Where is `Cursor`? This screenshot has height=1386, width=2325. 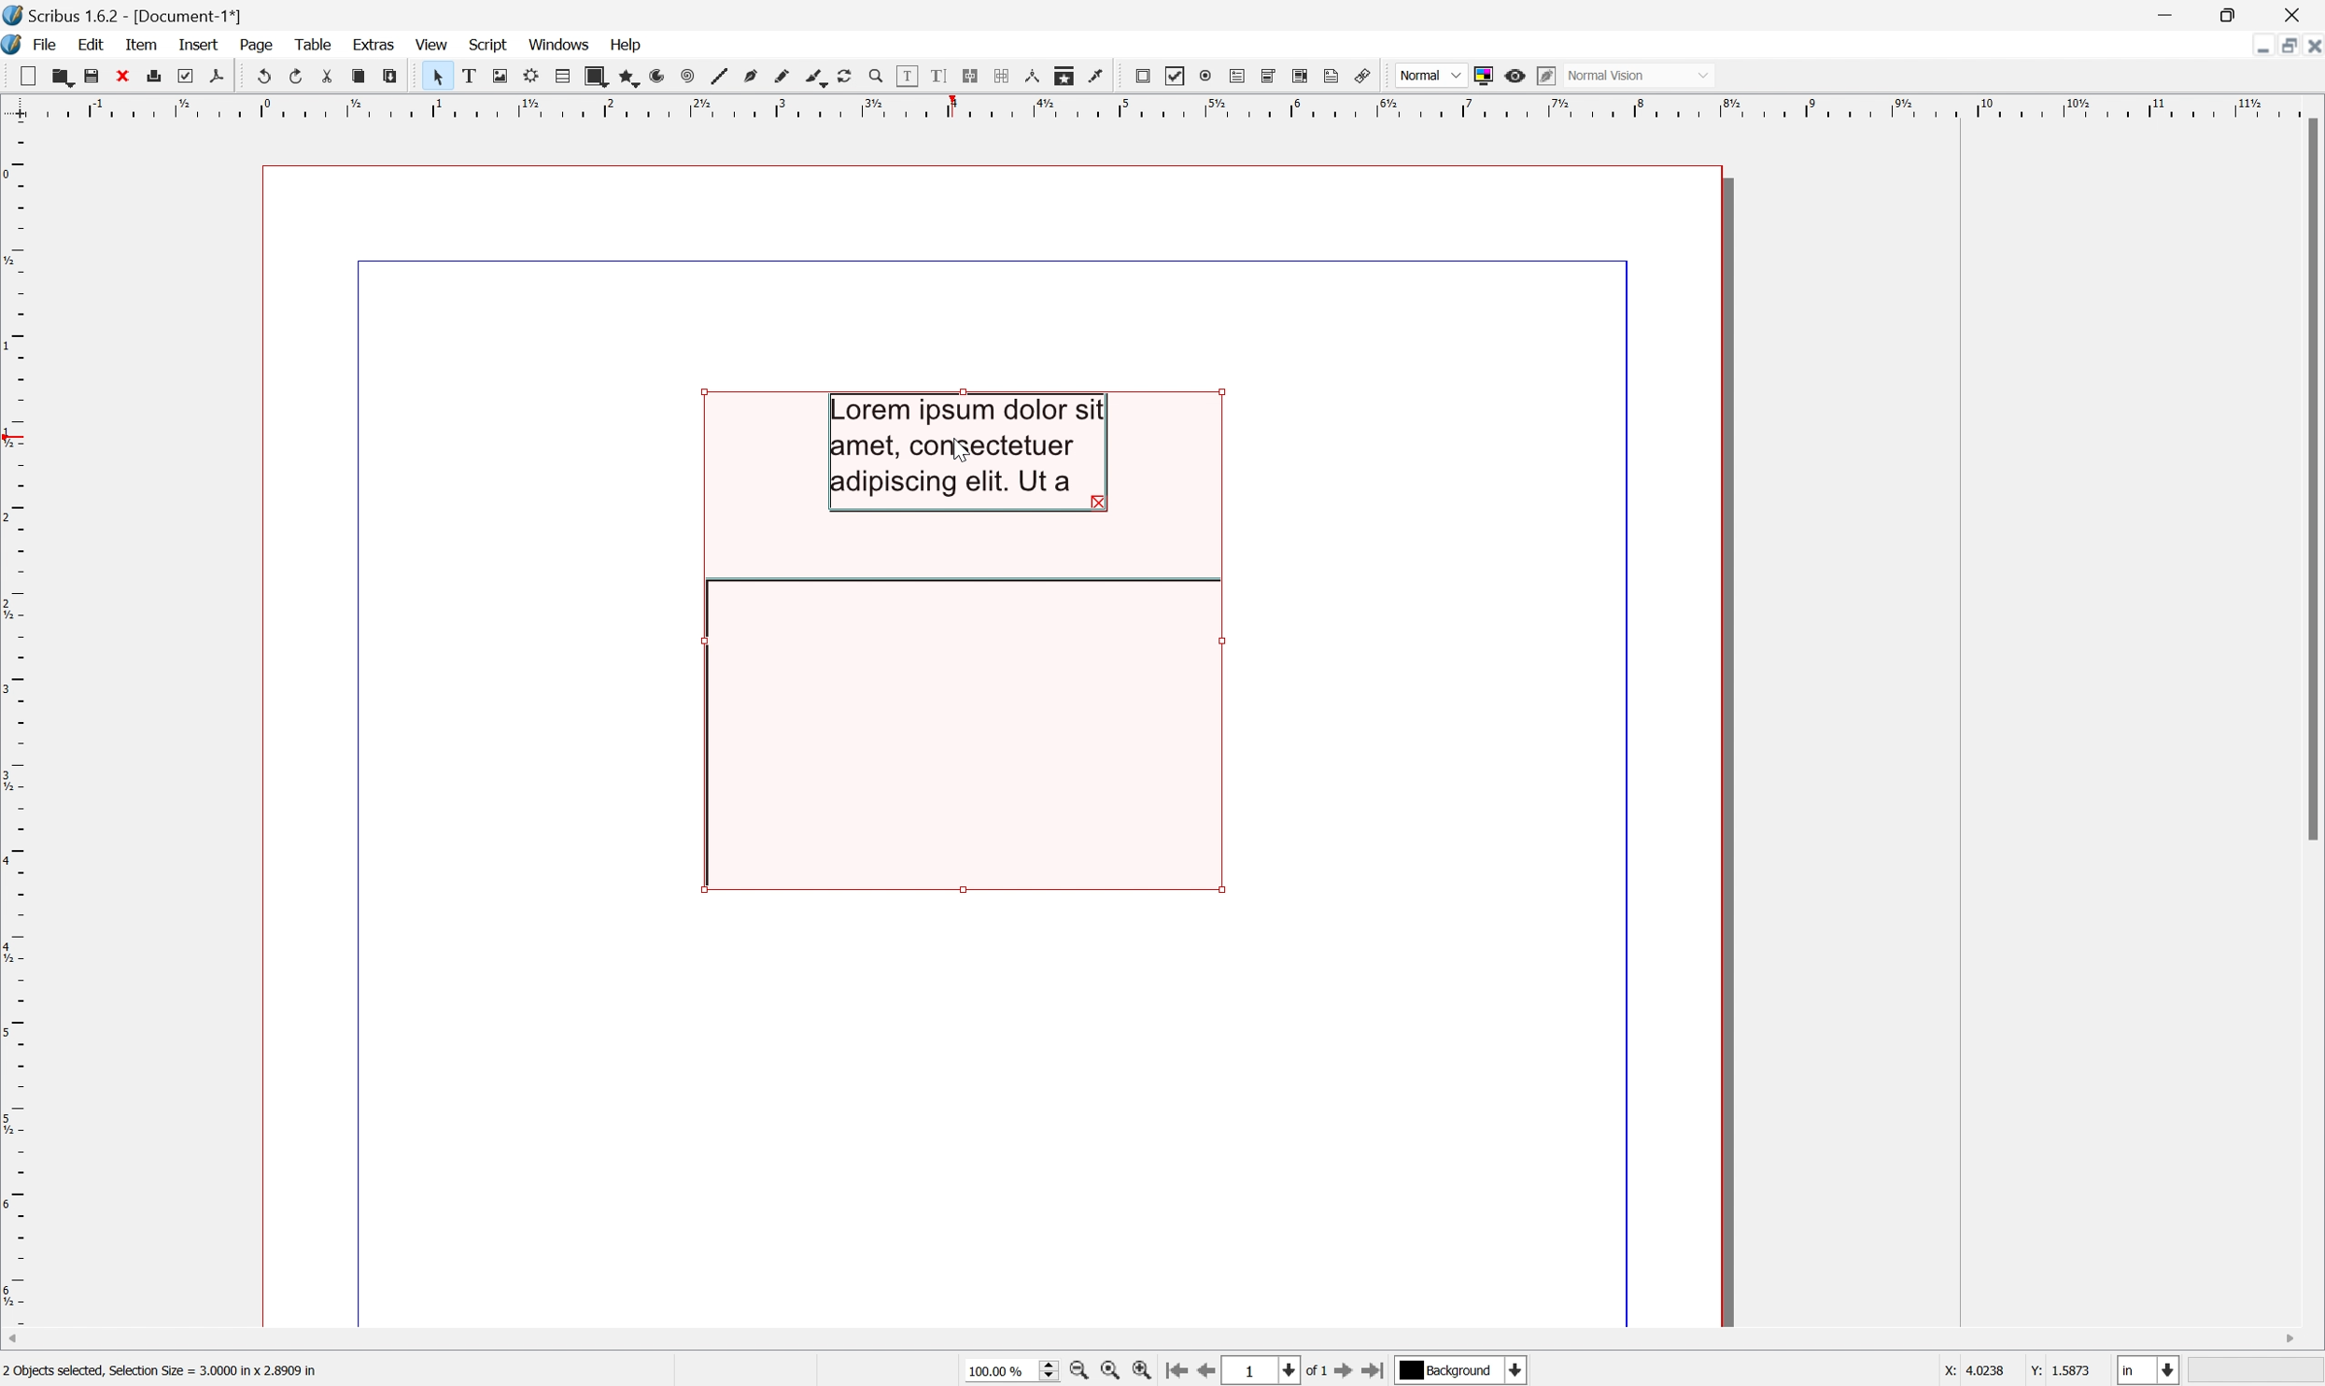
Cursor is located at coordinates (961, 451).